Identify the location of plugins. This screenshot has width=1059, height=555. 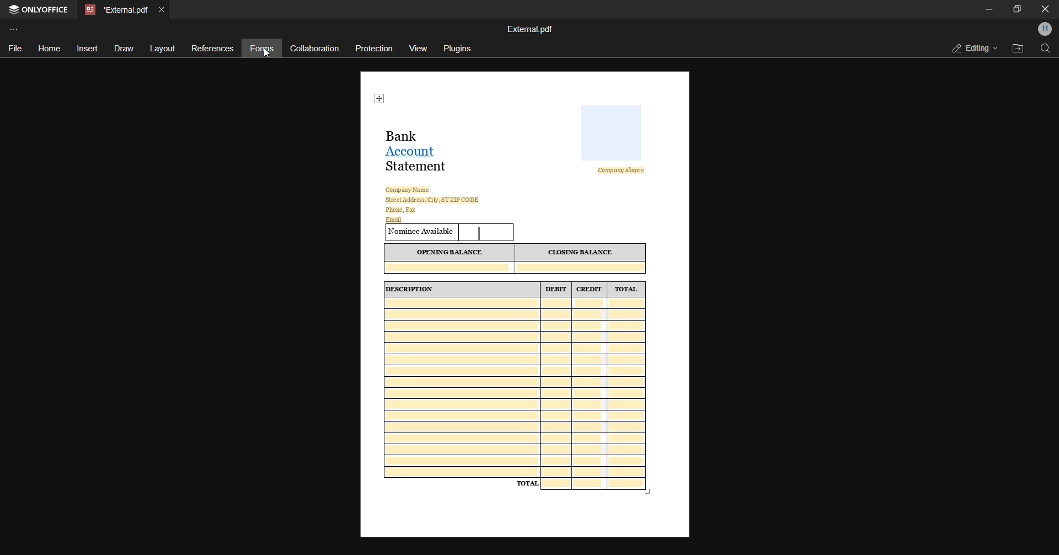
(457, 49).